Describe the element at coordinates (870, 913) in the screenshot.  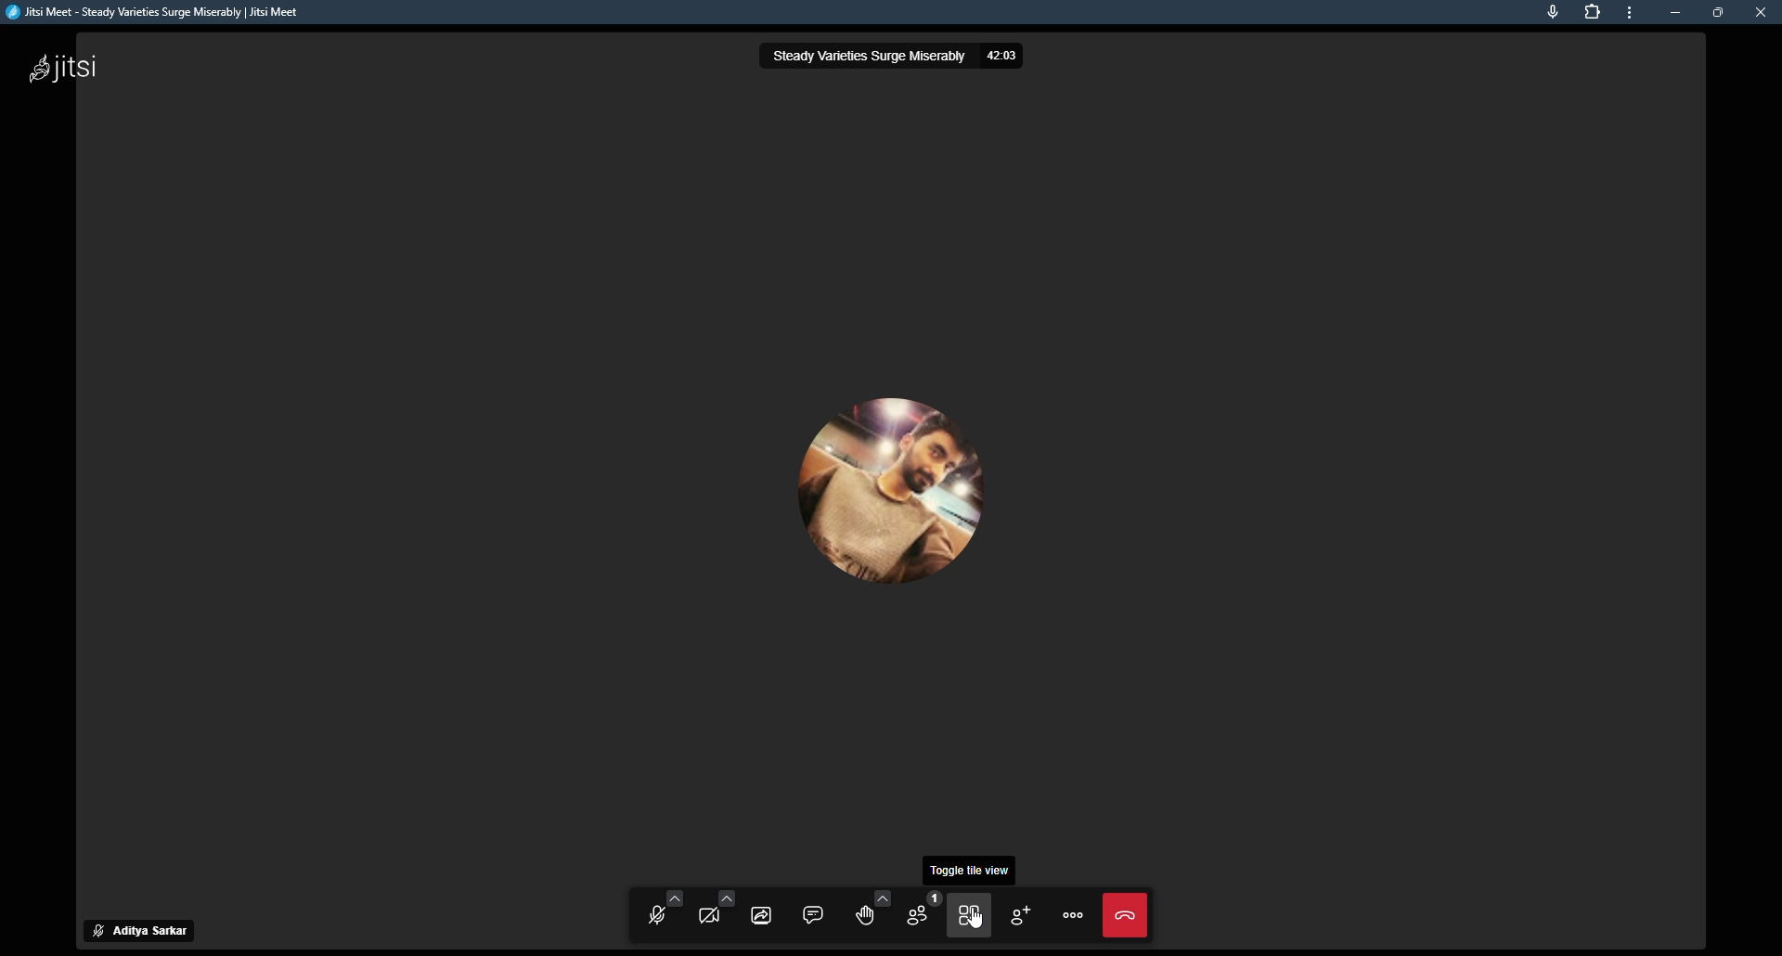
I see `raise hand` at that location.